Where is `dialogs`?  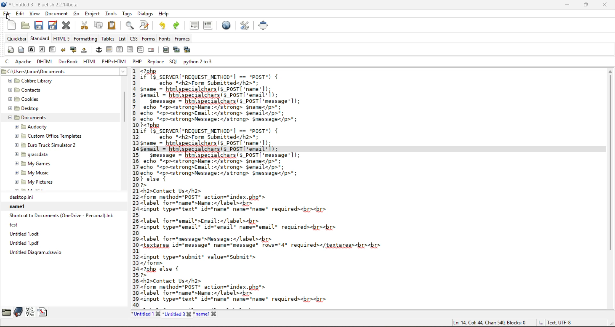
dialogs is located at coordinates (144, 14).